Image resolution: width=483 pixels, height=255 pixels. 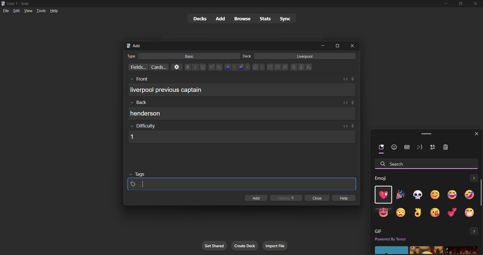 I want to click on multilevel list, so click(x=285, y=68).